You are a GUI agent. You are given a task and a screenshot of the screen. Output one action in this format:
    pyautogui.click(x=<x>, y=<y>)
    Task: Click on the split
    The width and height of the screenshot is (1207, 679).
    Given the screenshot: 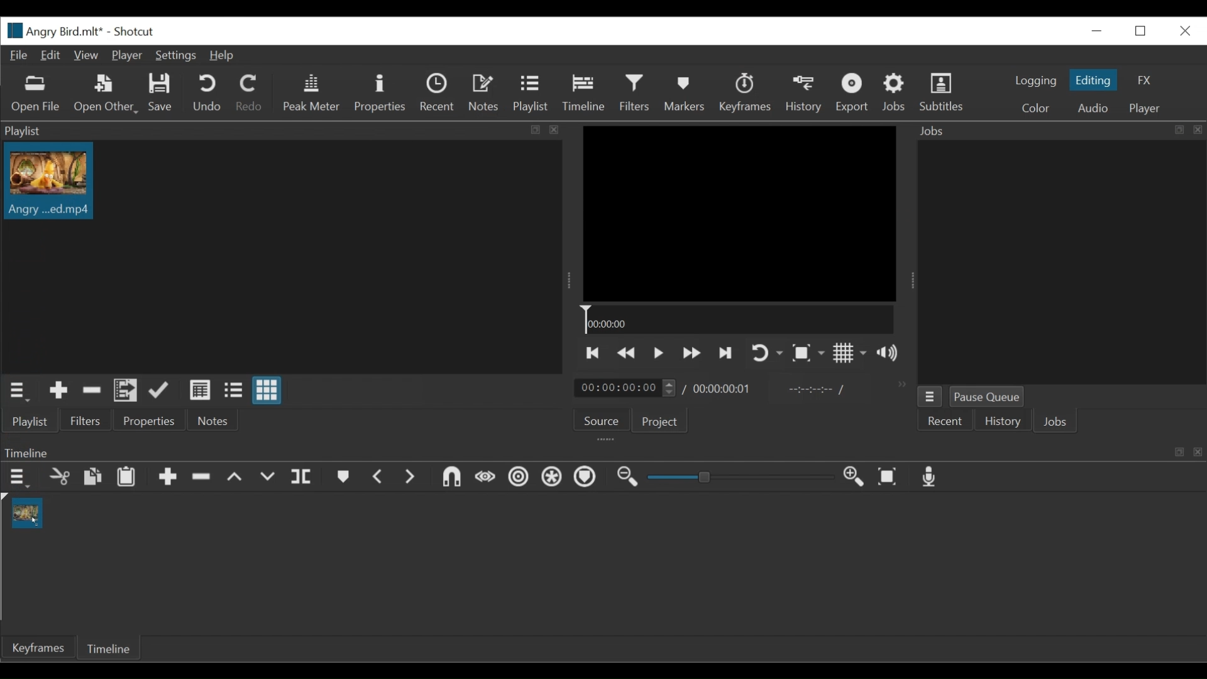 What is the action you would take?
    pyautogui.click(x=304, y=475)
    